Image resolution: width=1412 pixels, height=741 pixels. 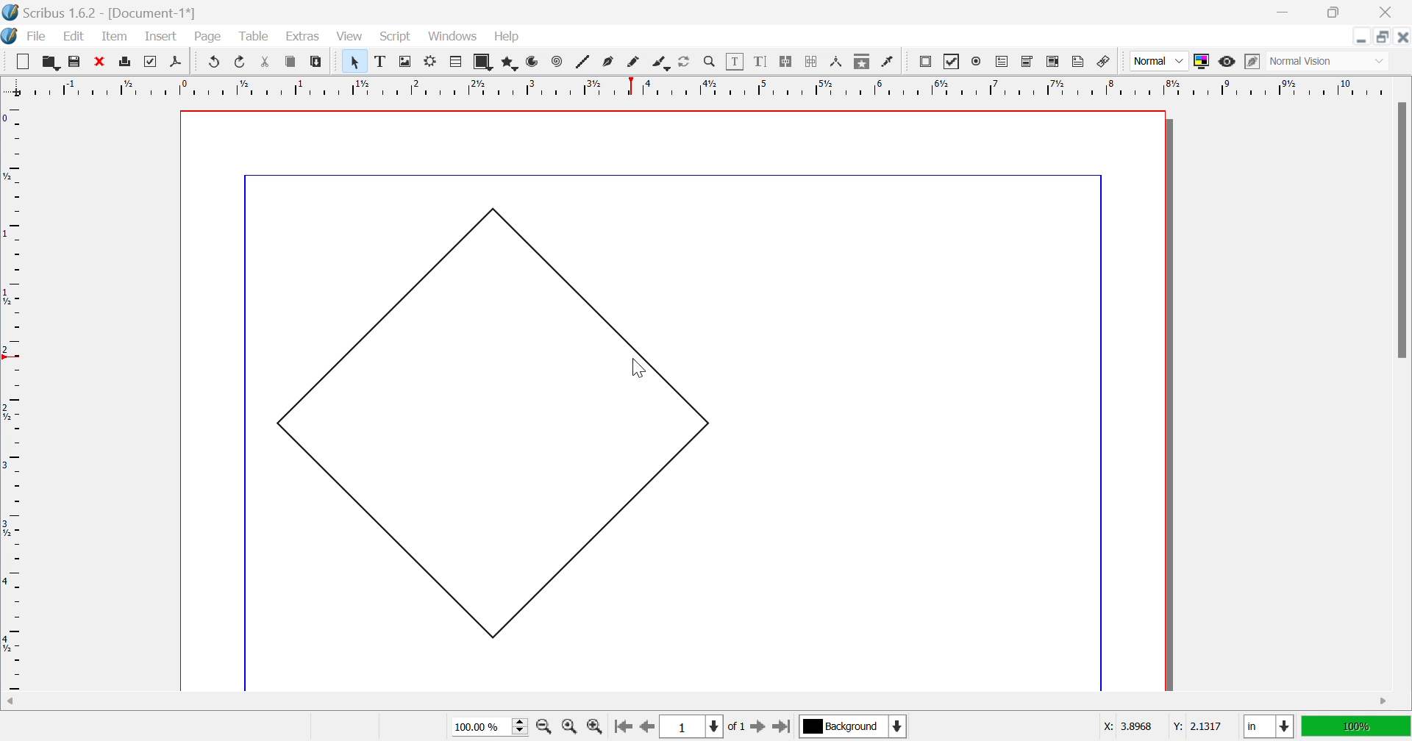 What do you see at coordinates (696, 86) in the screenshot?
I see `Ruler` at bounding box center [696, 86].